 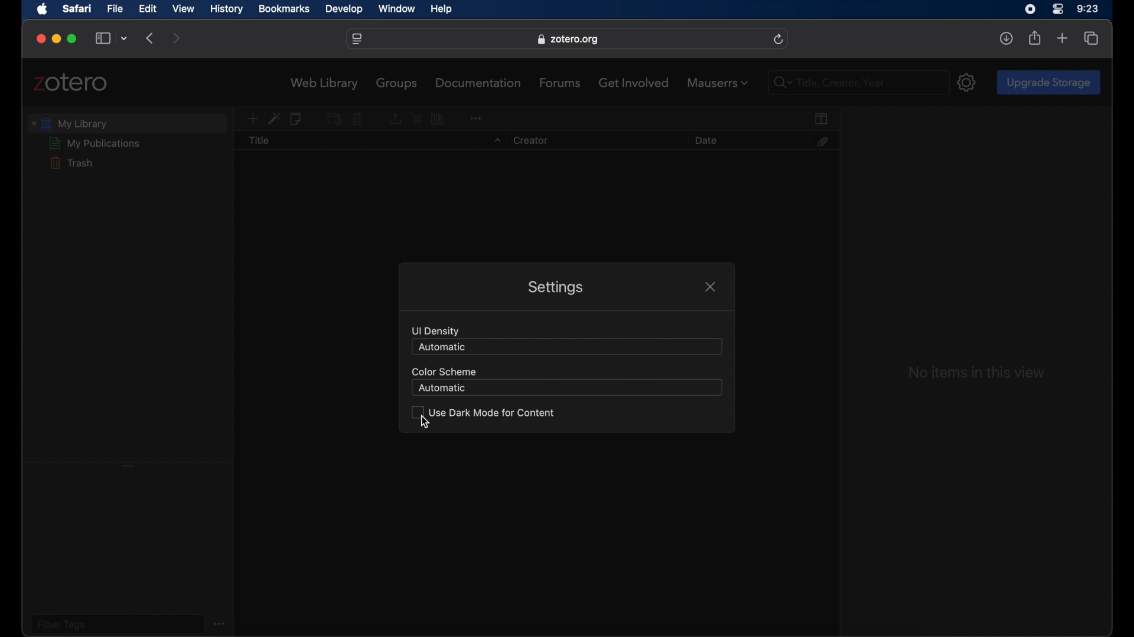 What do you see at coordinates (77, 8) in the screenshot?
I see `safari` at bounding box center [77, 8].